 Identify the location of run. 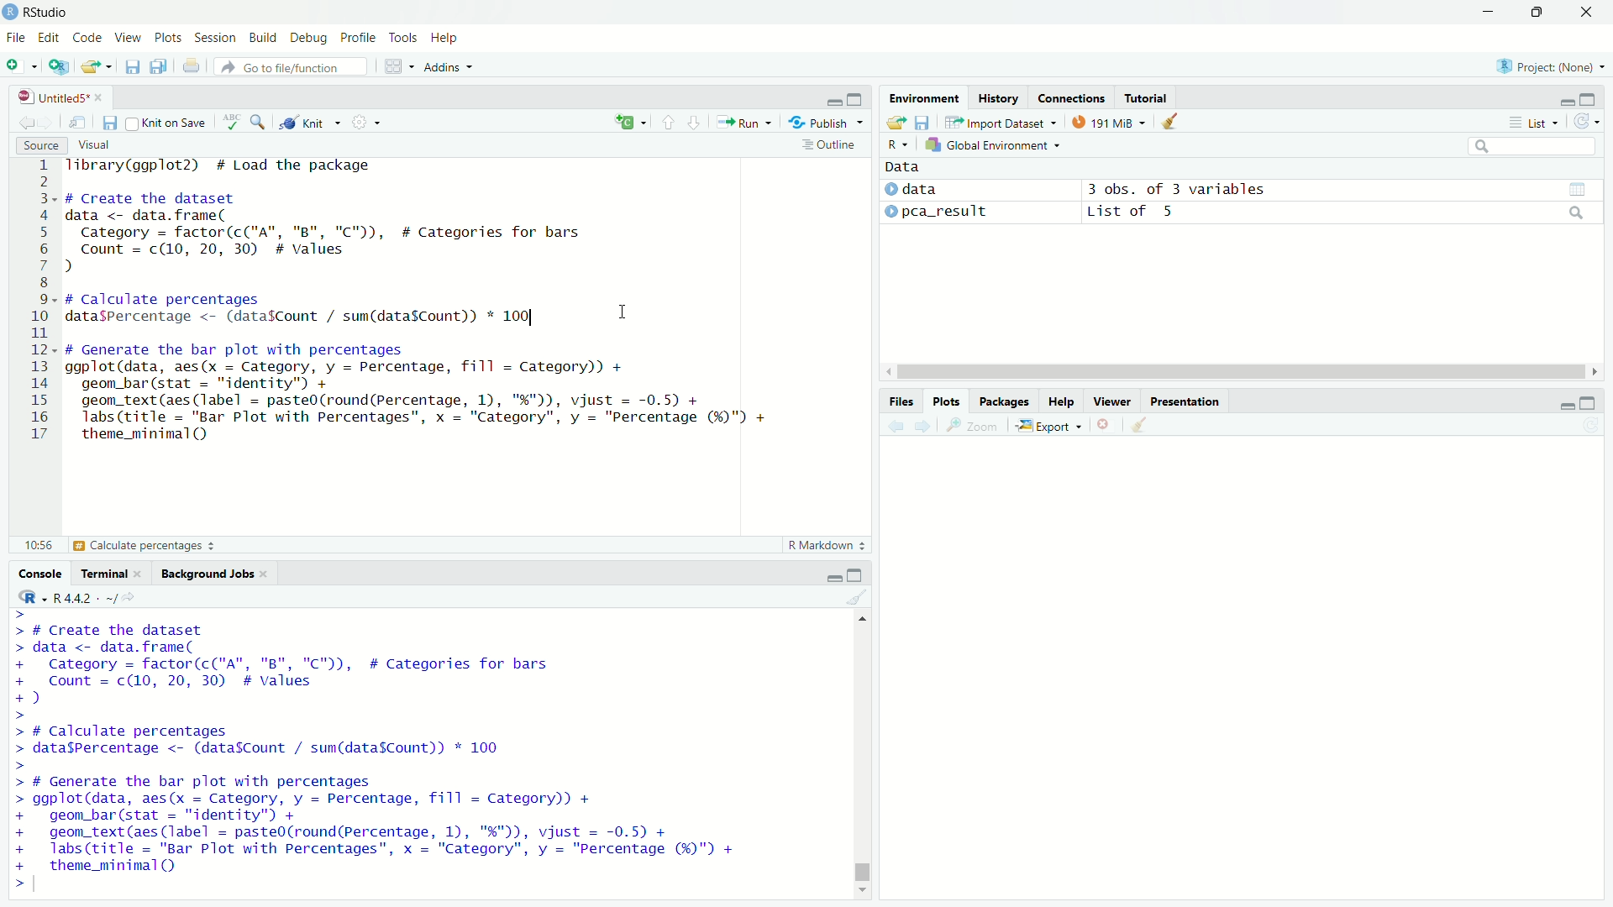
(741, 123).